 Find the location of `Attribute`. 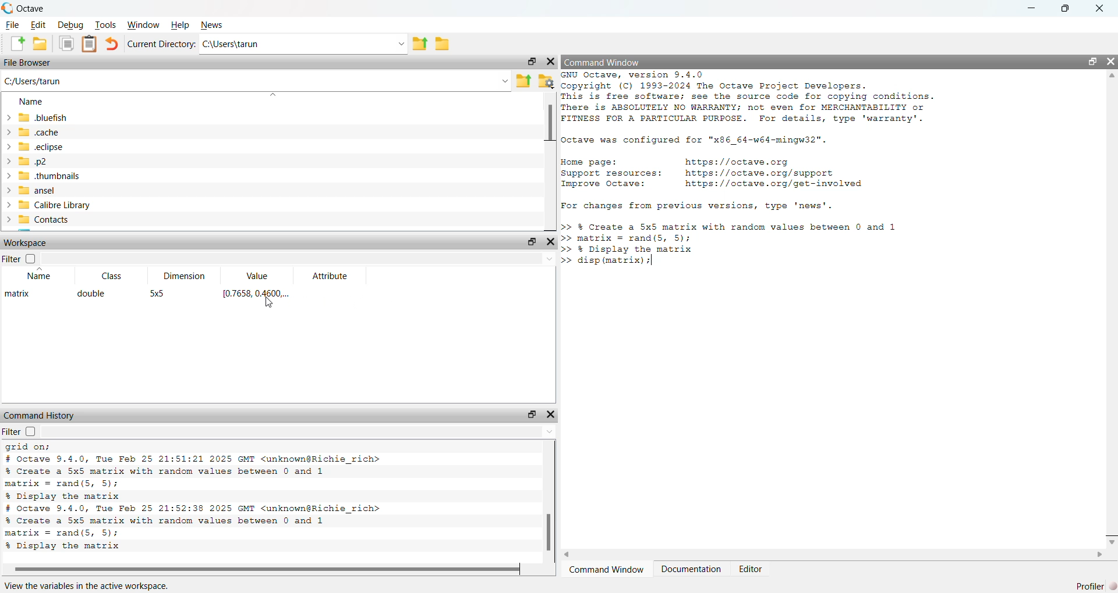

Attribute is located at coordinates (330, 276).